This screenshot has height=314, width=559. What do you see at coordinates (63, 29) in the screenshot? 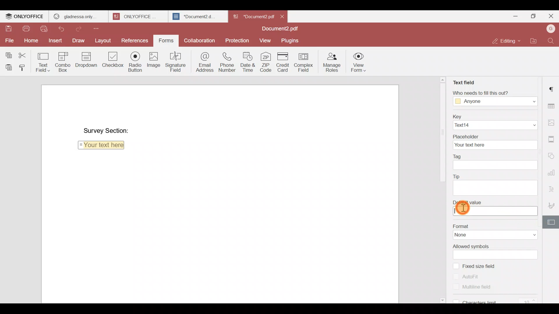
I see `Undo` at bounding box center [63, 29].